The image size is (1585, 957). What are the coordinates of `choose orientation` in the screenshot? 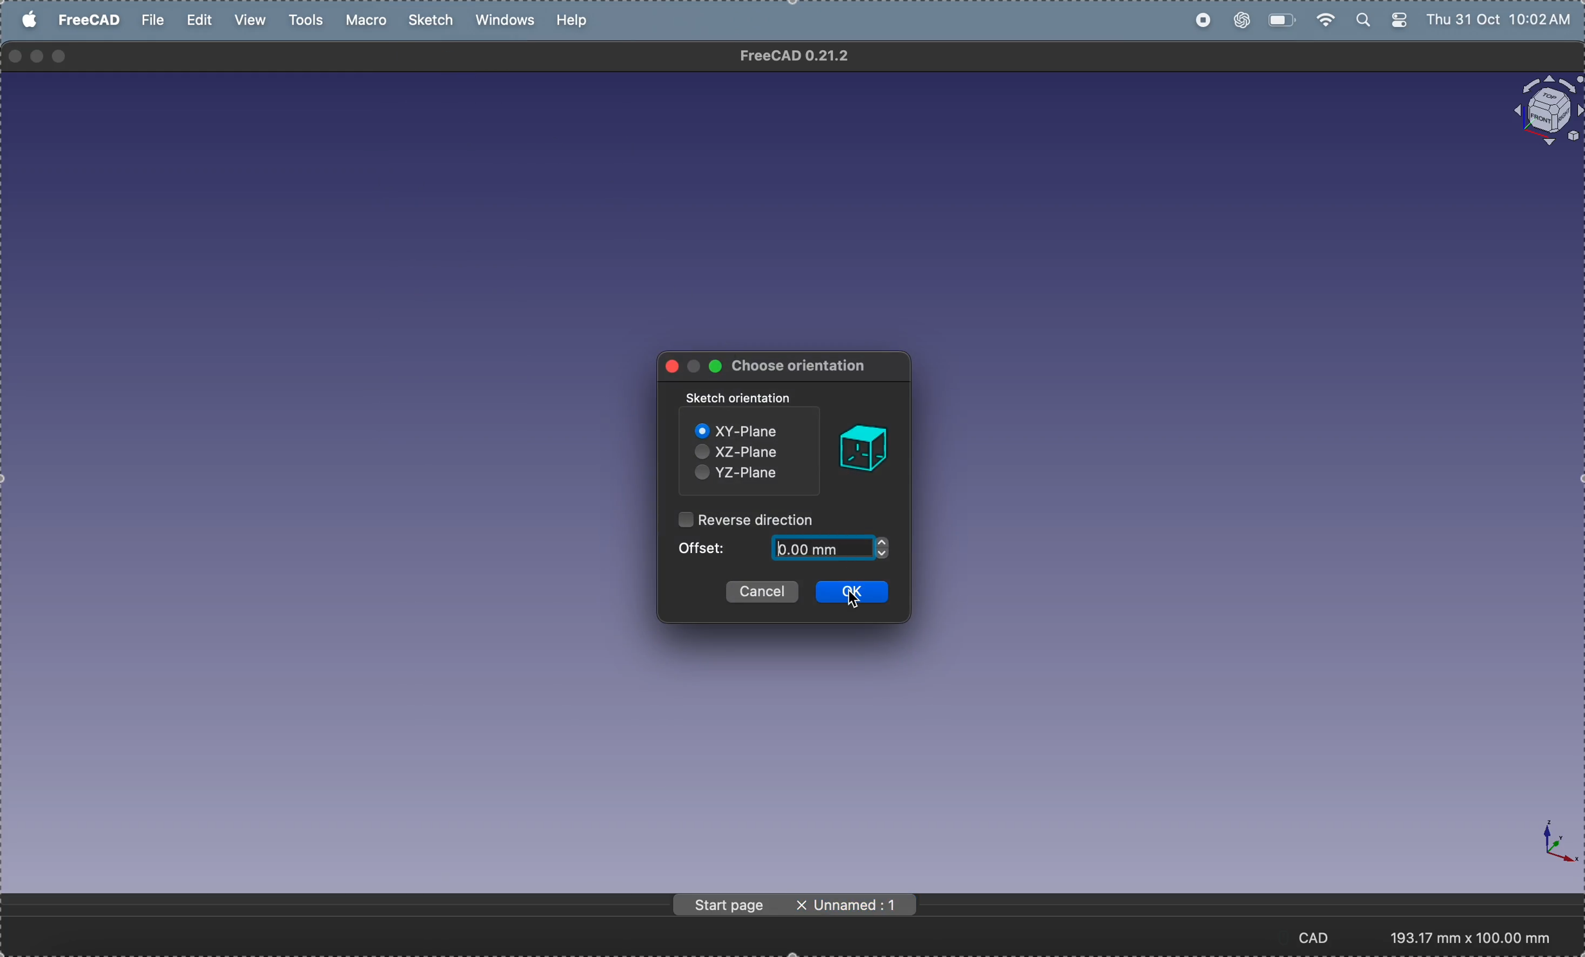 It's located at (802, 367).